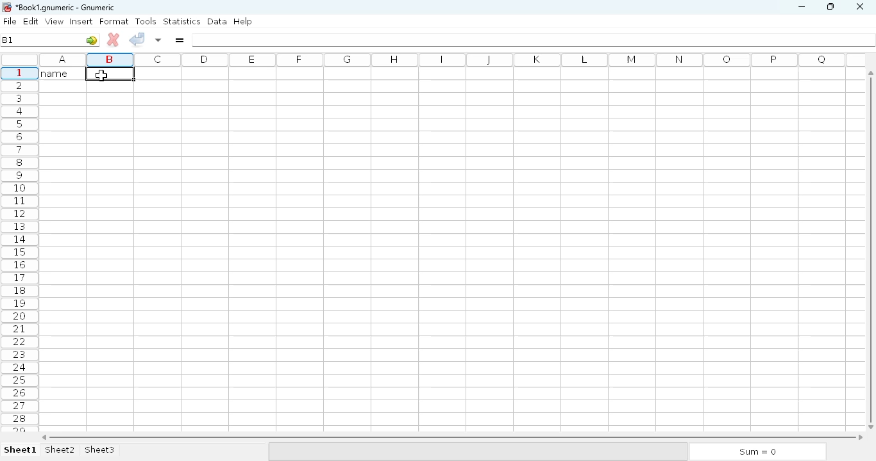 This screenshot has height=461, width=876. Describe the element at coordinates (756, 452) in the screenshot. I see `sum = 0` at that location.